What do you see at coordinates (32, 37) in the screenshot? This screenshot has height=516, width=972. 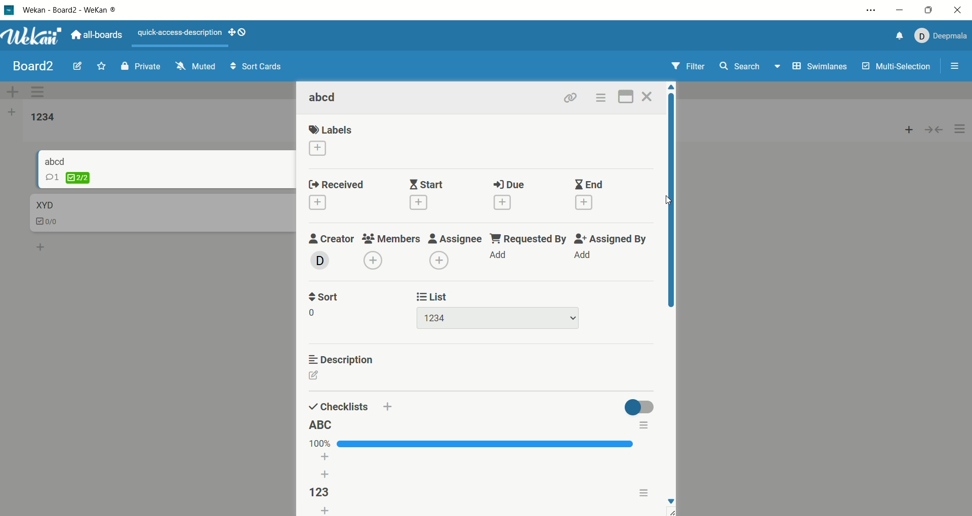 I see `wekan` at bounding box center [32, 37].